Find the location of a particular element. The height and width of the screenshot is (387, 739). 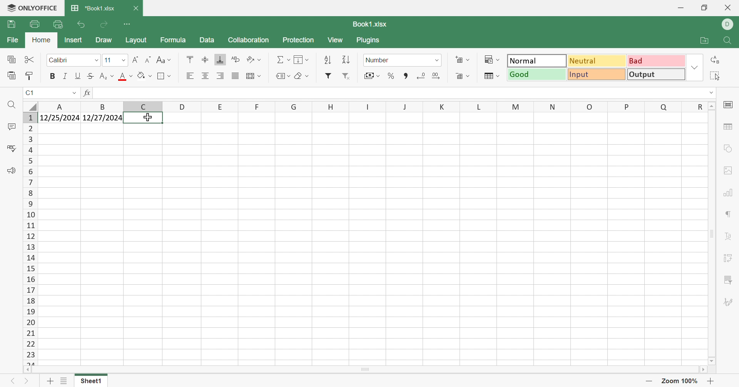

Image settings is located at coordinates (729, 171).